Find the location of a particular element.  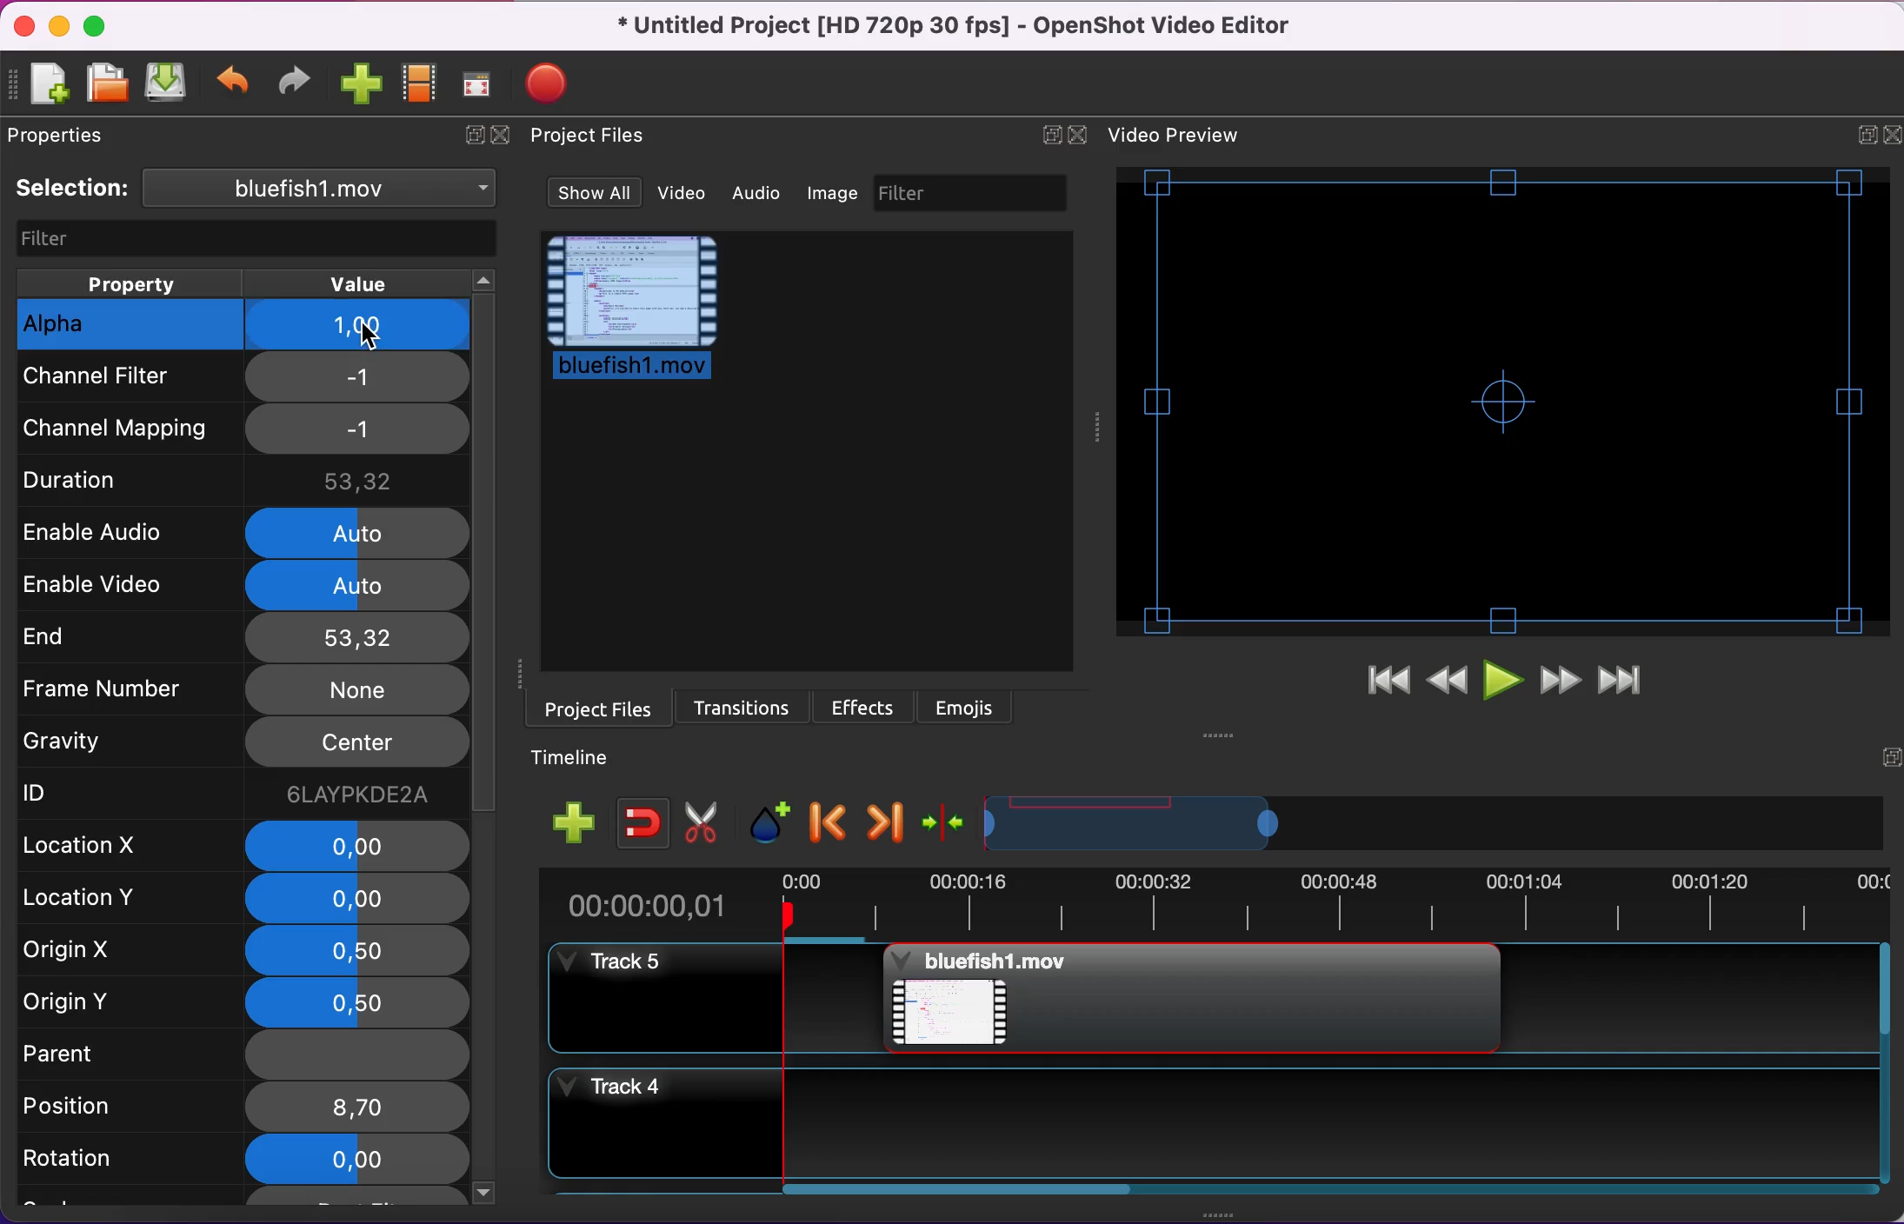

choose profile is located at coordinates (423, 83).